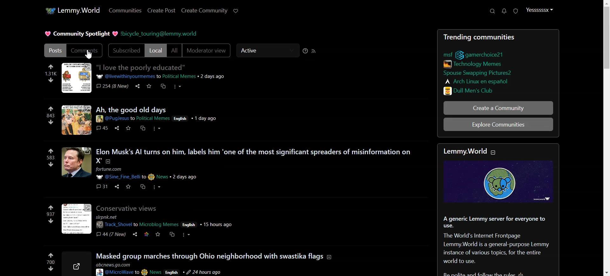 This screenshot has height=276, width=610. Describe the element at coordinates (51, 221) in the screenshot. I see `downvote` at that location.